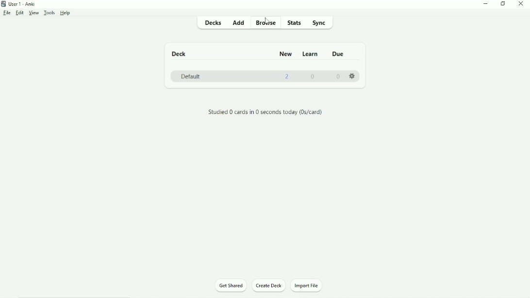 Image resolution: width=530 pixels, height=298 pixels. What do you see at coordinates (269, 286) in the screenshot?
I see `Create Deck` at bounding box center [269, 286].